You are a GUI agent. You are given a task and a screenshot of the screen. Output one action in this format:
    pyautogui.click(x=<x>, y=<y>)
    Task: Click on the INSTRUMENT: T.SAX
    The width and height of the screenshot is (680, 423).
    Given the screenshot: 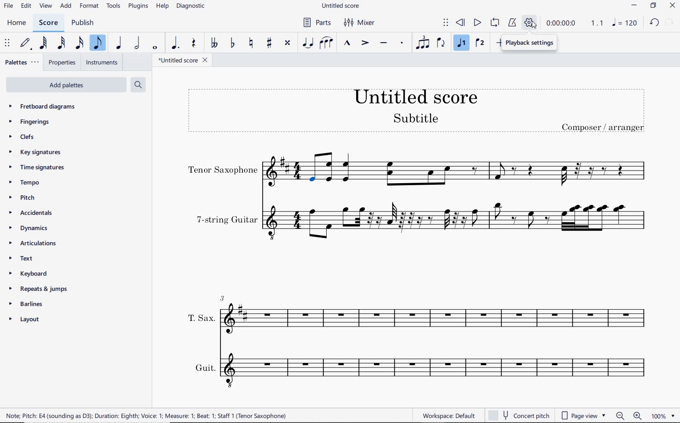 What is the action you would take?
    pyautogui.click(x=416, y=312)
    